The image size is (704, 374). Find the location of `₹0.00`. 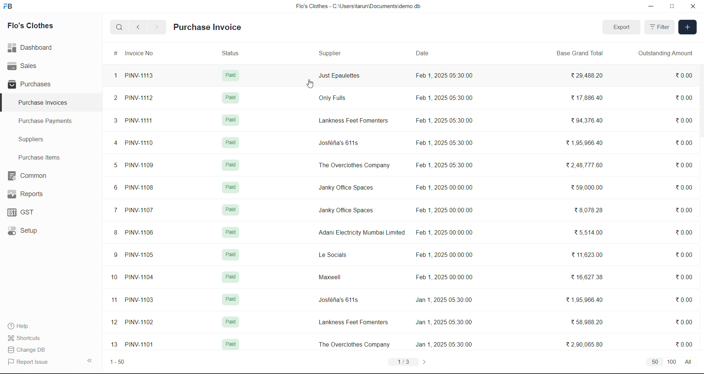

₹0.00 is located at coordinates (685, 164).